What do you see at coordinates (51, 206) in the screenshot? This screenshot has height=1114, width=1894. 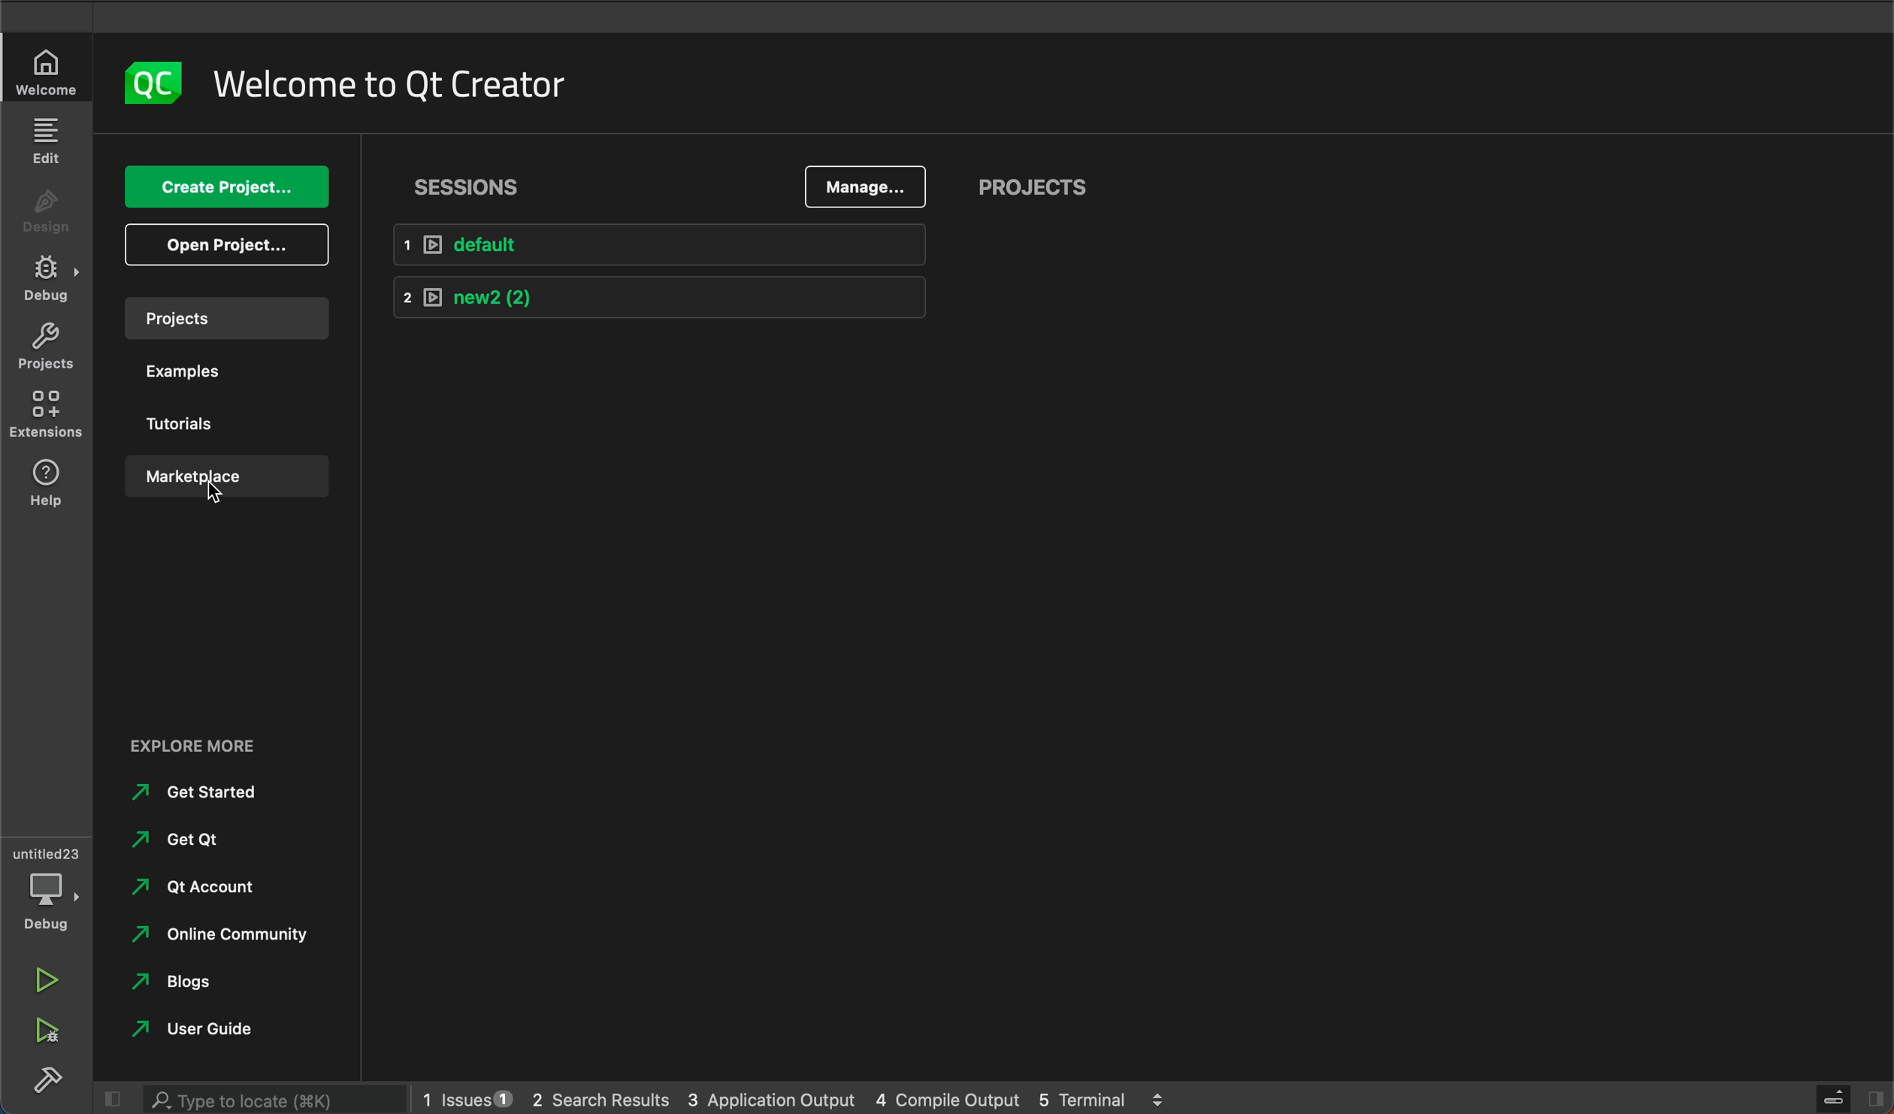 I see `design` at bounding box center [51, 206].